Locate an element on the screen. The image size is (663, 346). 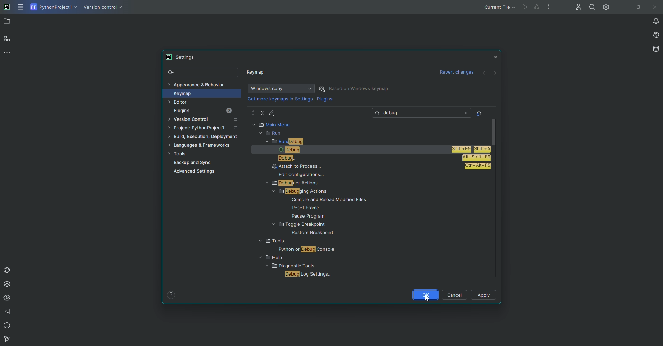
Python project is located at coordinates (53, 7).